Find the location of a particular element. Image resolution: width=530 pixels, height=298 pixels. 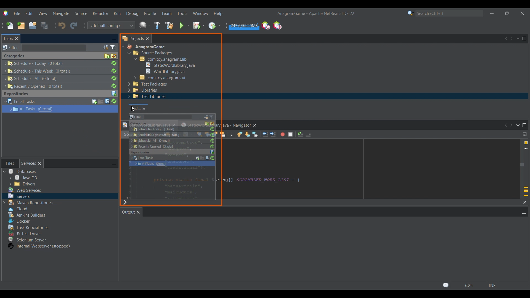

Save all is located at coordinates (45, 25).